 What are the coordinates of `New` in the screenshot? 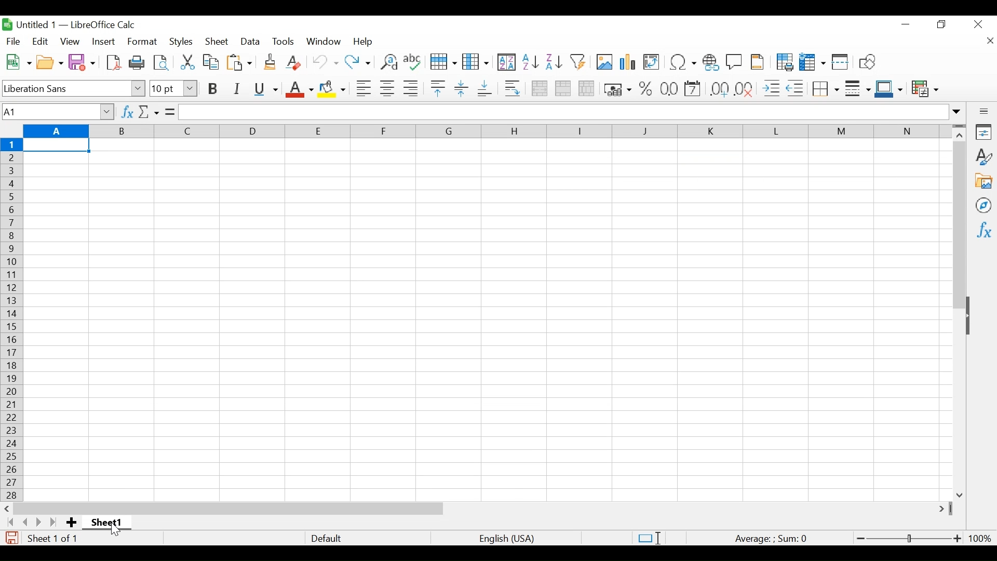 It's located at (18, 61).